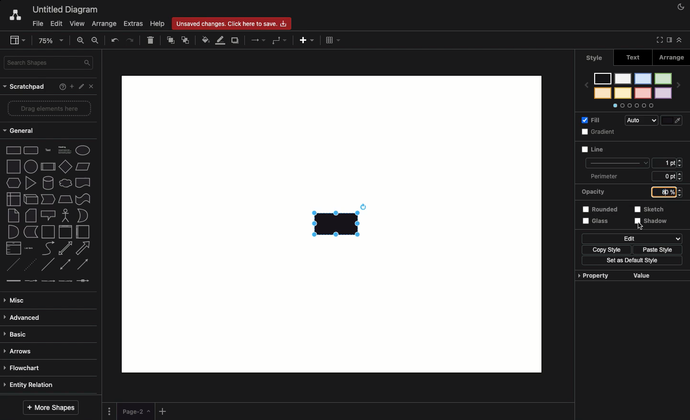 The image size is (690, 420). What do you see at coordinates (164, 411) in the screenshot?
I see `Add` at bounding box center [164, 411].